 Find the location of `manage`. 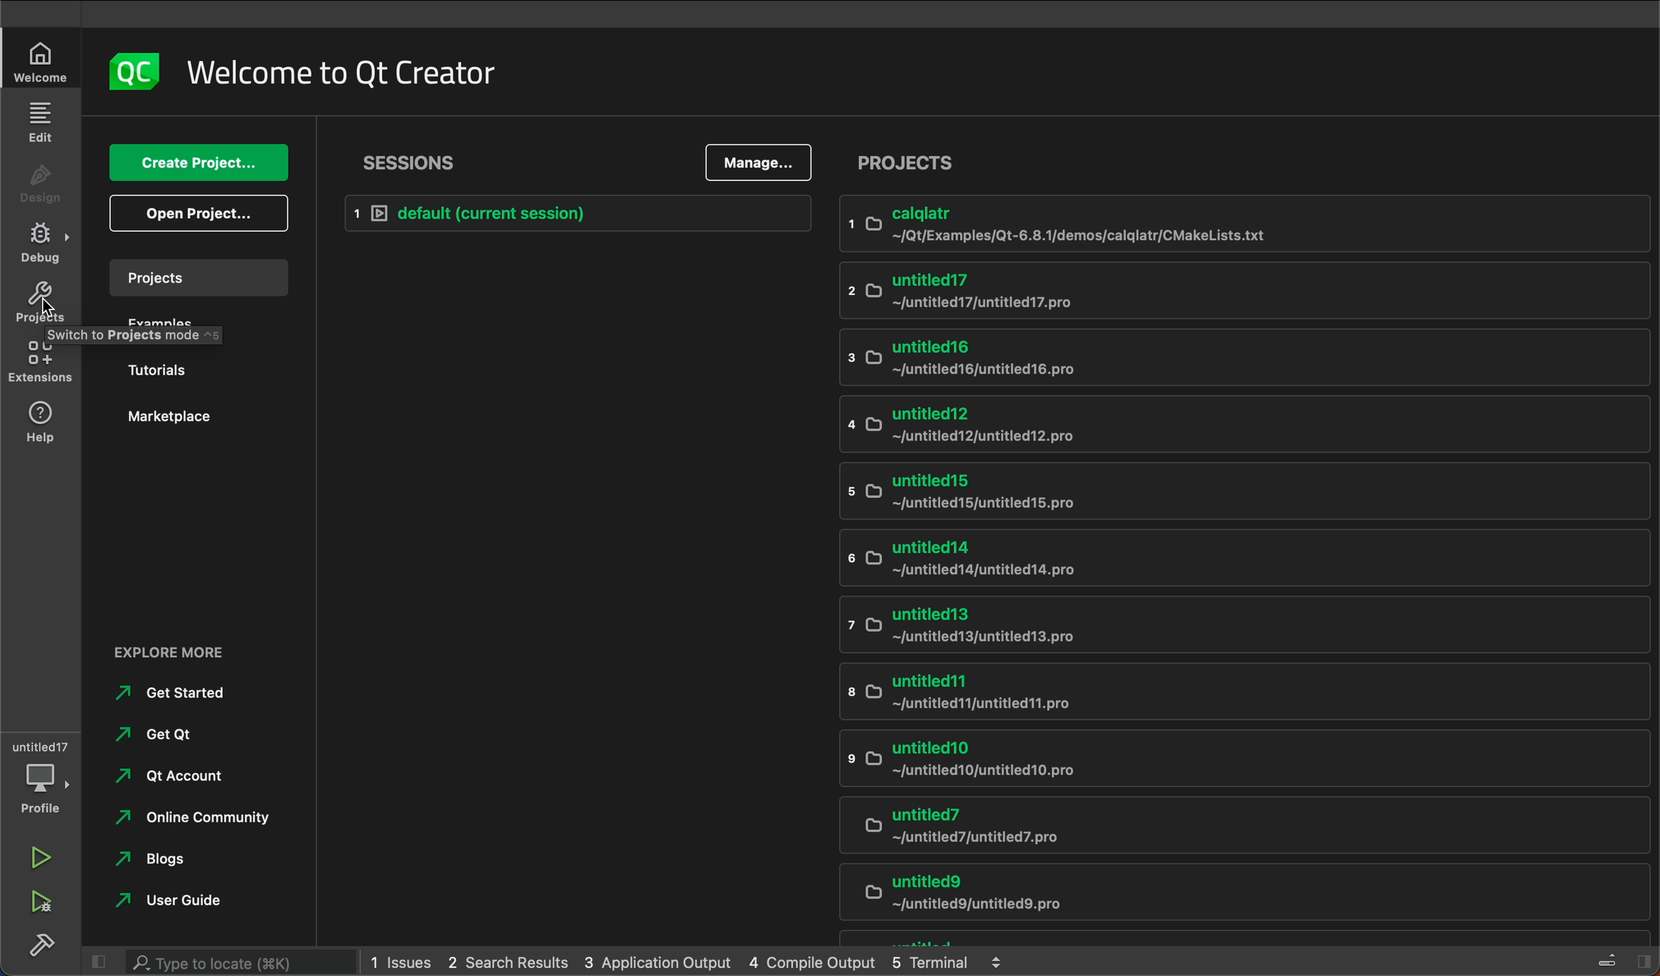

manage is located at coordinates (756, 165).